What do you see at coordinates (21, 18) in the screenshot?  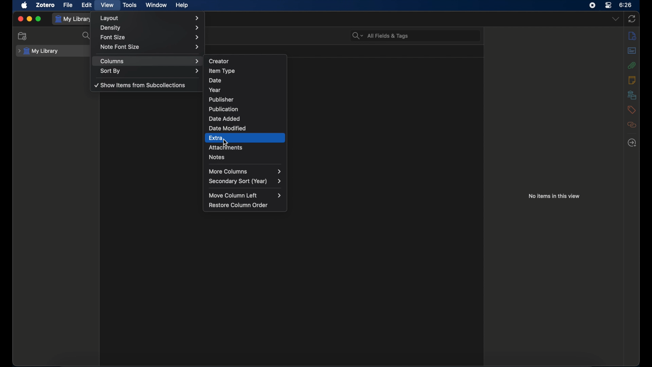 I see `close` at bounding box center [21, 18].